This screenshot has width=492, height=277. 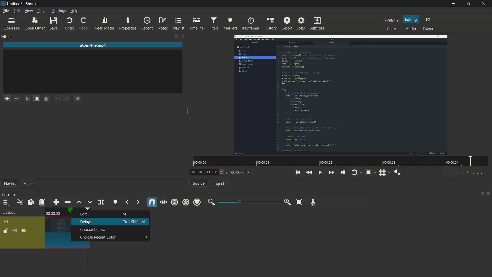 What do you see at coordinates (9, 213) in the screenshot?
I see `output` at bounding box center [9, 213].